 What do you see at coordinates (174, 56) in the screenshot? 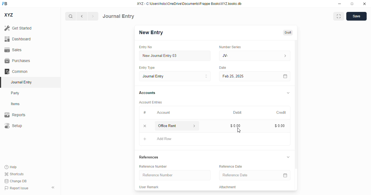
I see `new journal entry 03` at bounding box center [174, 56].